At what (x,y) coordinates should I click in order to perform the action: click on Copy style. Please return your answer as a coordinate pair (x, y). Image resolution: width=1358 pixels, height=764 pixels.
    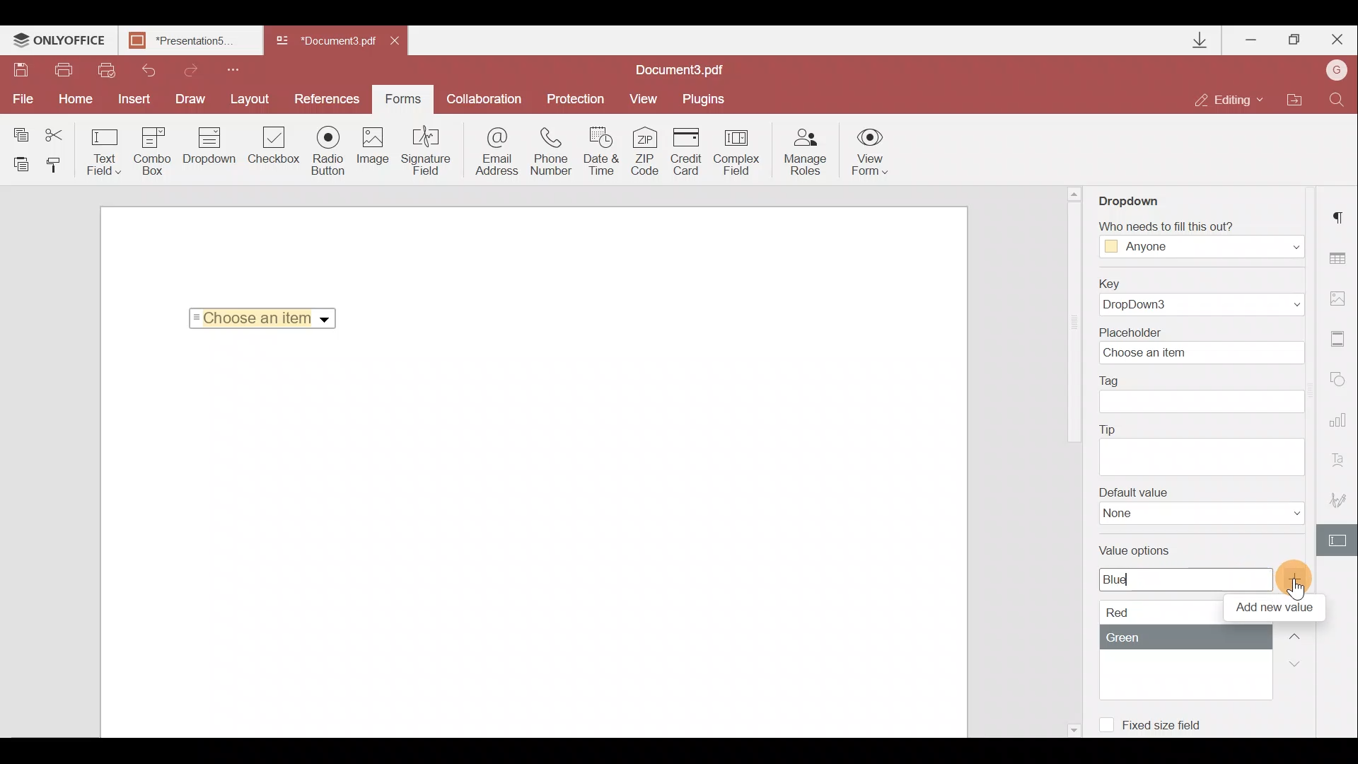
    Looking at the image, I should click on (59, 168).